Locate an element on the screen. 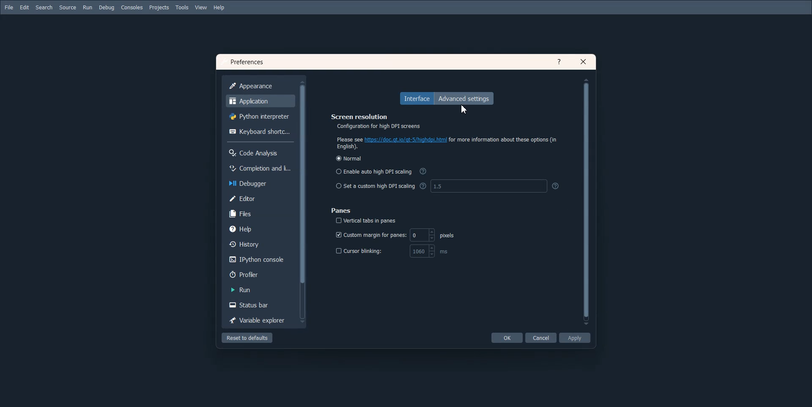 The width and height of the screenshot is (812, 407). Advanced settings is located at coordinates (466, 99).